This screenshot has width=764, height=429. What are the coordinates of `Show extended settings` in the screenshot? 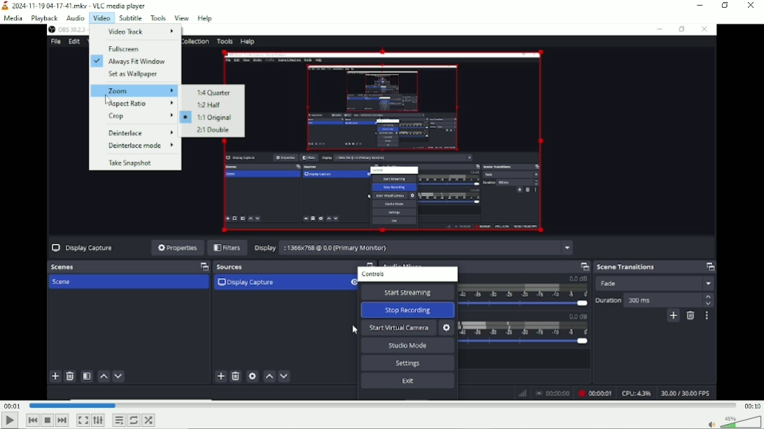 It's located at (98, 421).